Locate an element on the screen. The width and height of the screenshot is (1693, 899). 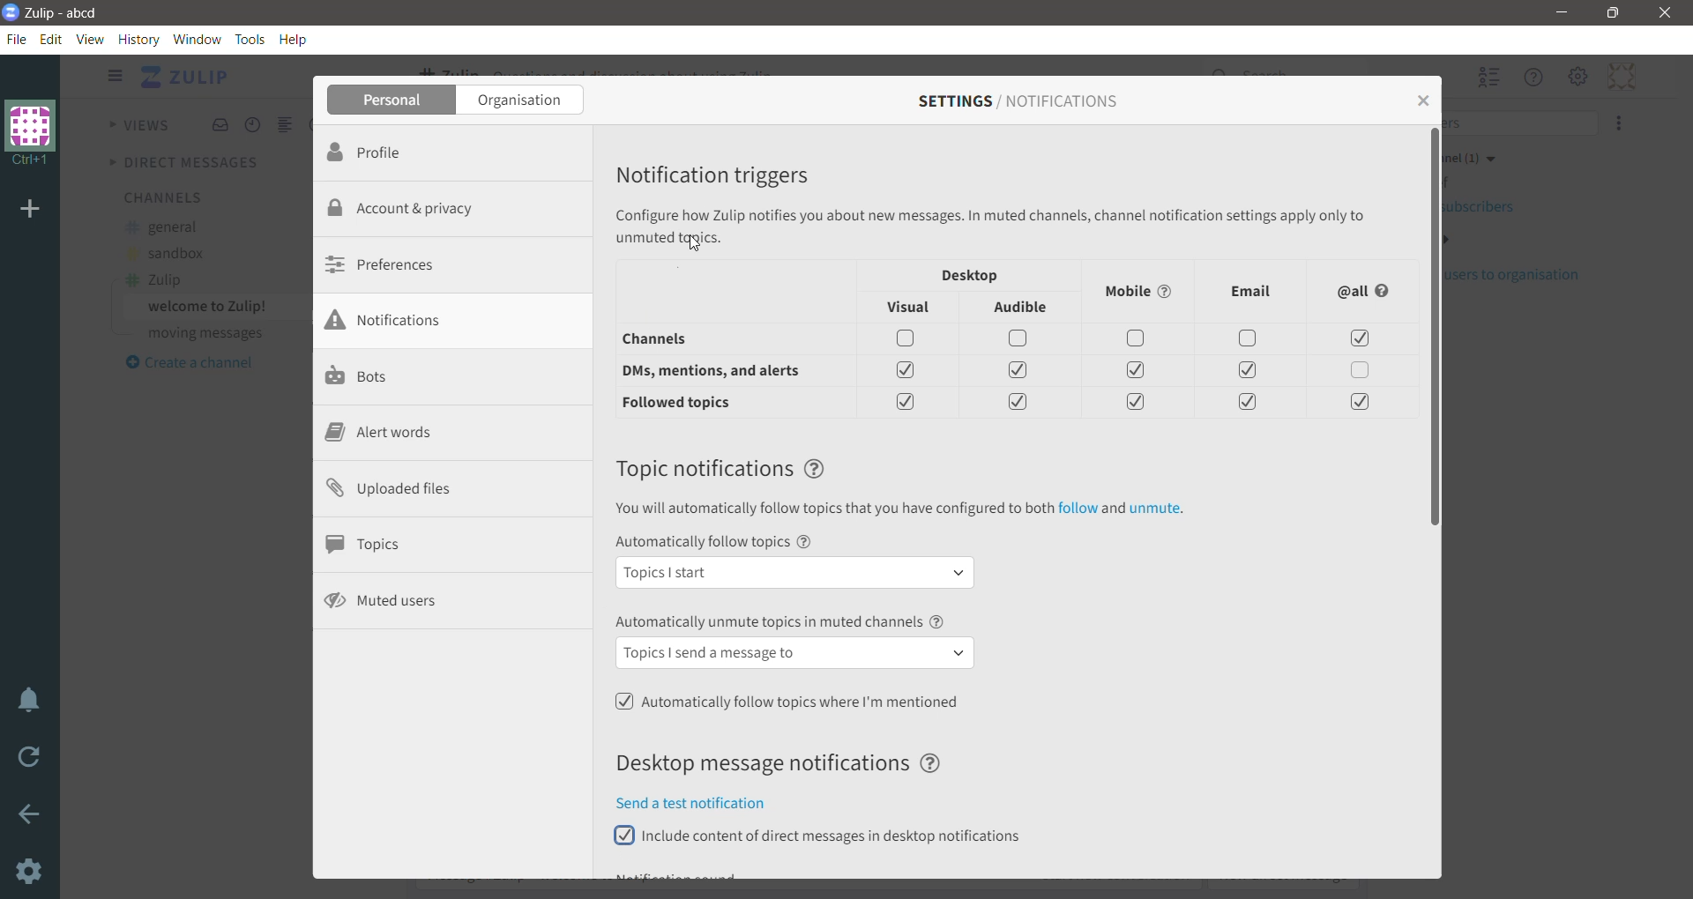
check box is located at coordinates (910, 338).